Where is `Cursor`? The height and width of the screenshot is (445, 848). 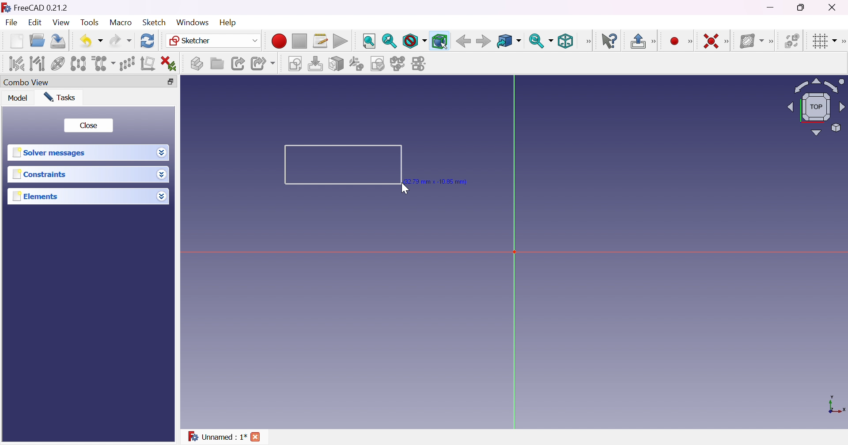 Cursor is located at coordinates (405, 188).